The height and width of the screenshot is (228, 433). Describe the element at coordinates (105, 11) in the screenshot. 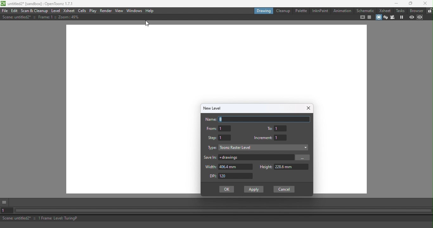

I see `Render` at that location.